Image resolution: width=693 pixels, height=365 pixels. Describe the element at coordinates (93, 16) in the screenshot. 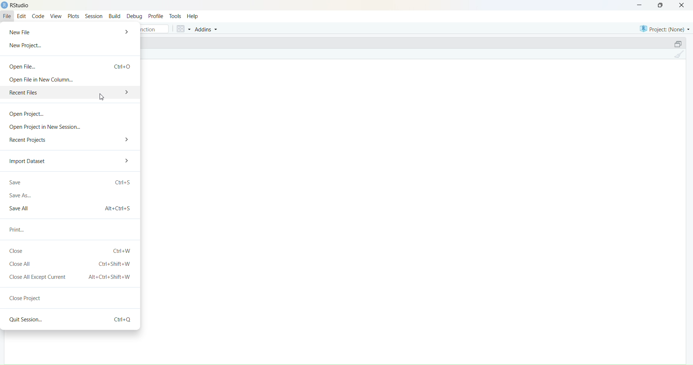

I see `Session` at that location.